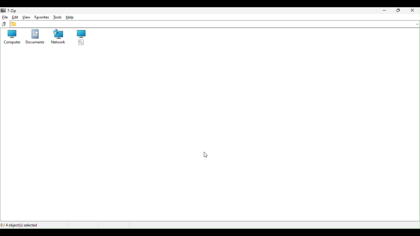  I want to click on Favourite, so click(41, 16).